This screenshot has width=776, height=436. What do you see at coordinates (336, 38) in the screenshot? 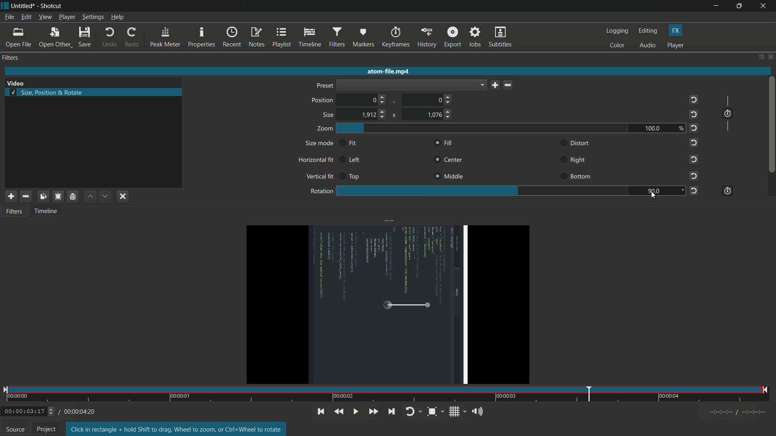
I see `filters` at bounding box center [336, 38].